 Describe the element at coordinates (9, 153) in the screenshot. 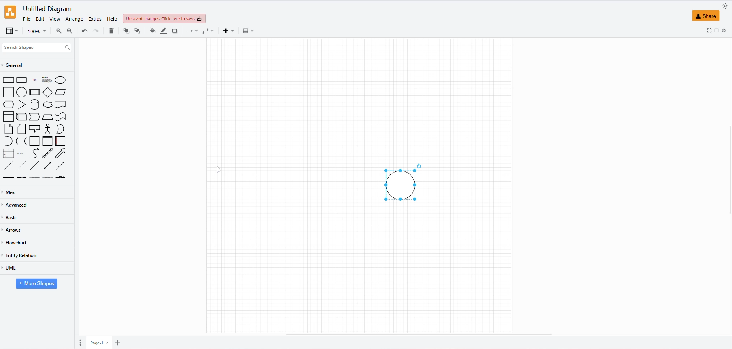

I see `LIST` at that location.